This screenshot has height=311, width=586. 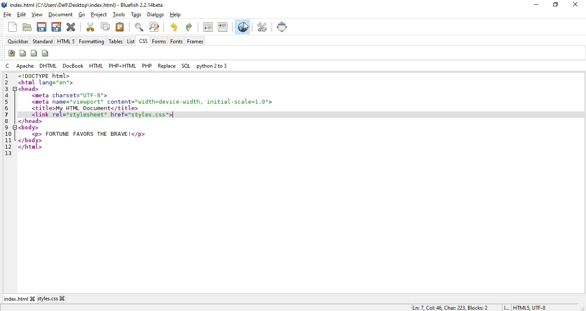 I want to click on save current file, so click(x=41, y=26).